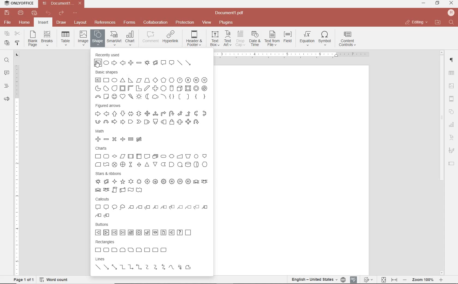 The height and width of the screenshot is (284, 458). Describe the element at coordinates (451, 74) in the screenshot. I see `TABLE` at that location.